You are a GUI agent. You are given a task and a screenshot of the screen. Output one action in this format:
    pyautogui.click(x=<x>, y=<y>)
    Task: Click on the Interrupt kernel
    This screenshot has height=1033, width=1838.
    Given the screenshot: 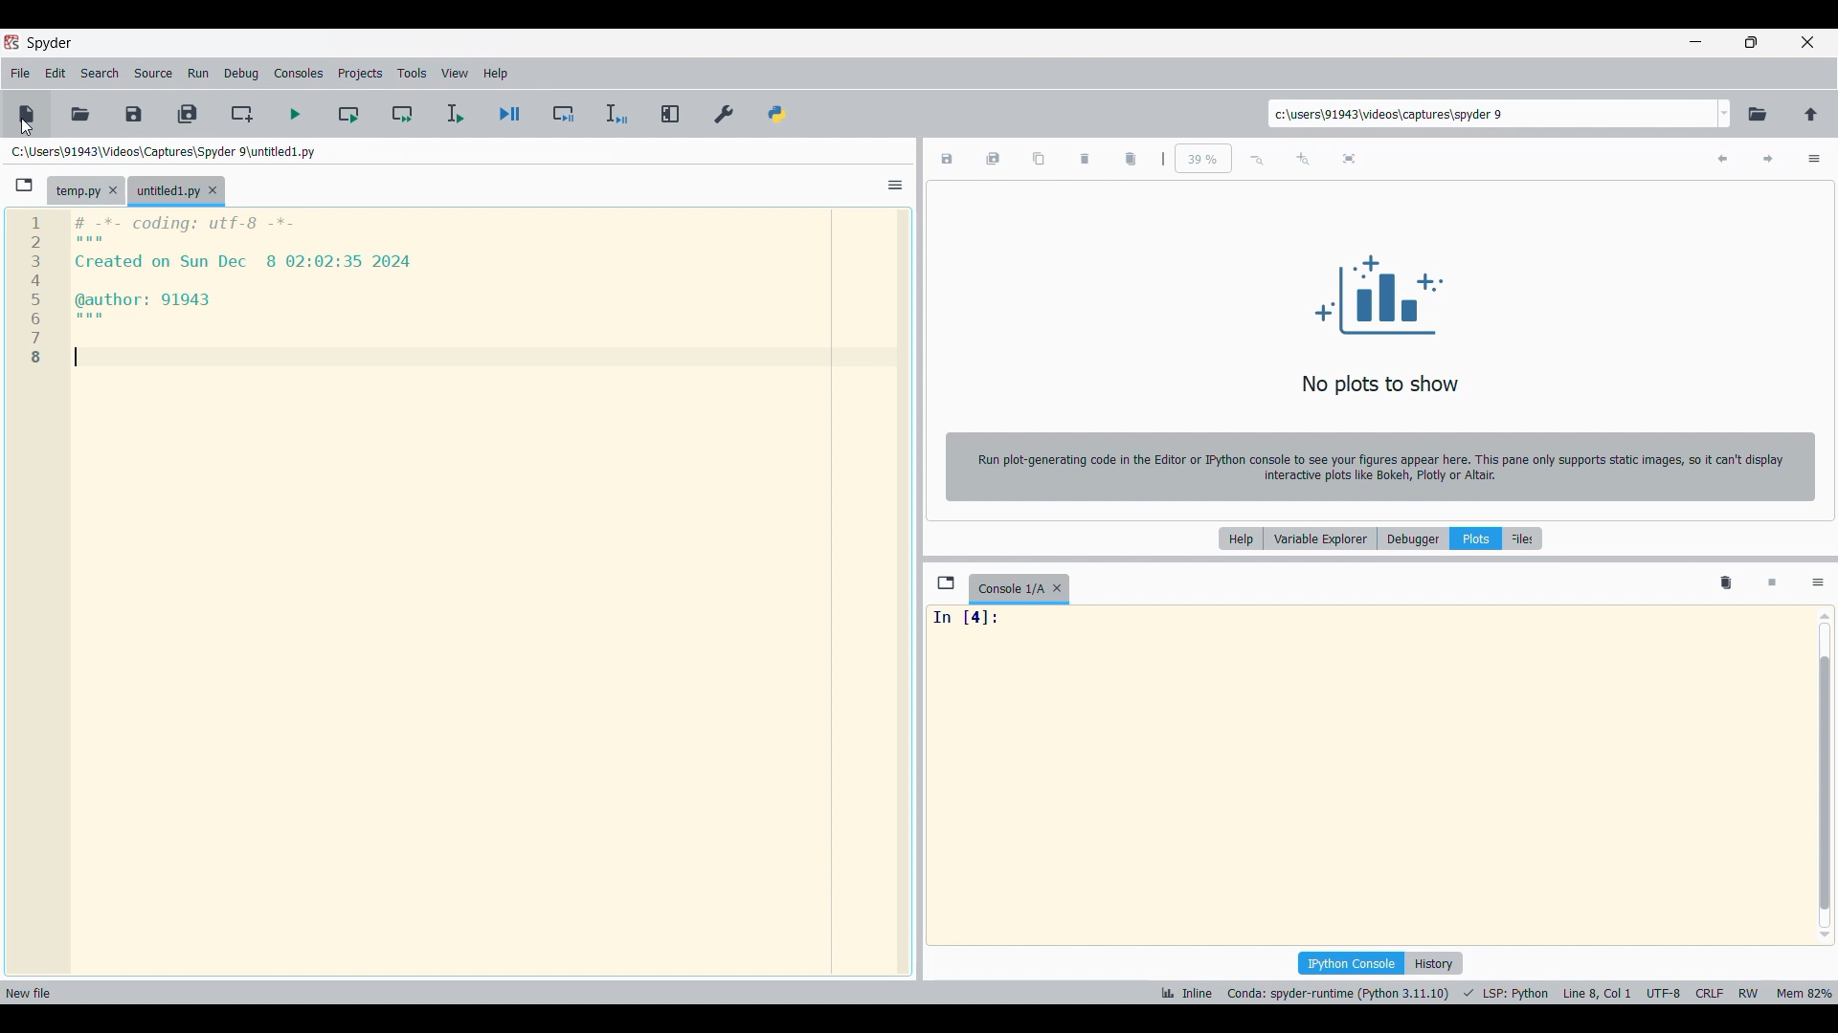 What is the action you would take?
    pyautogui.click(x=1773, y=583)
    